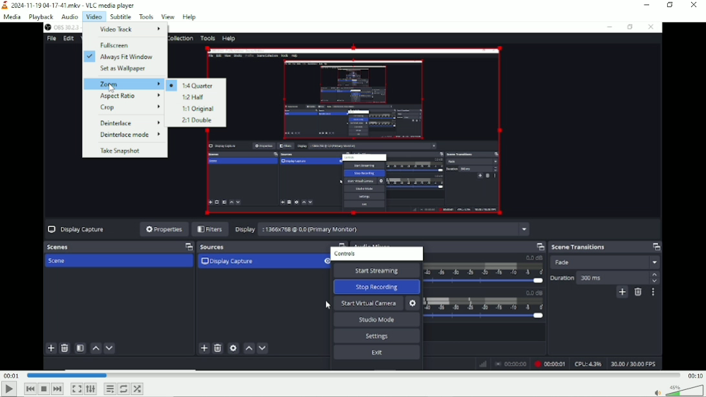 The height and width of the screenshot is (397, 706). What do you see at coordinates (69, 5) in the screenshot?
I see `title` at bounding box center [69, 5].